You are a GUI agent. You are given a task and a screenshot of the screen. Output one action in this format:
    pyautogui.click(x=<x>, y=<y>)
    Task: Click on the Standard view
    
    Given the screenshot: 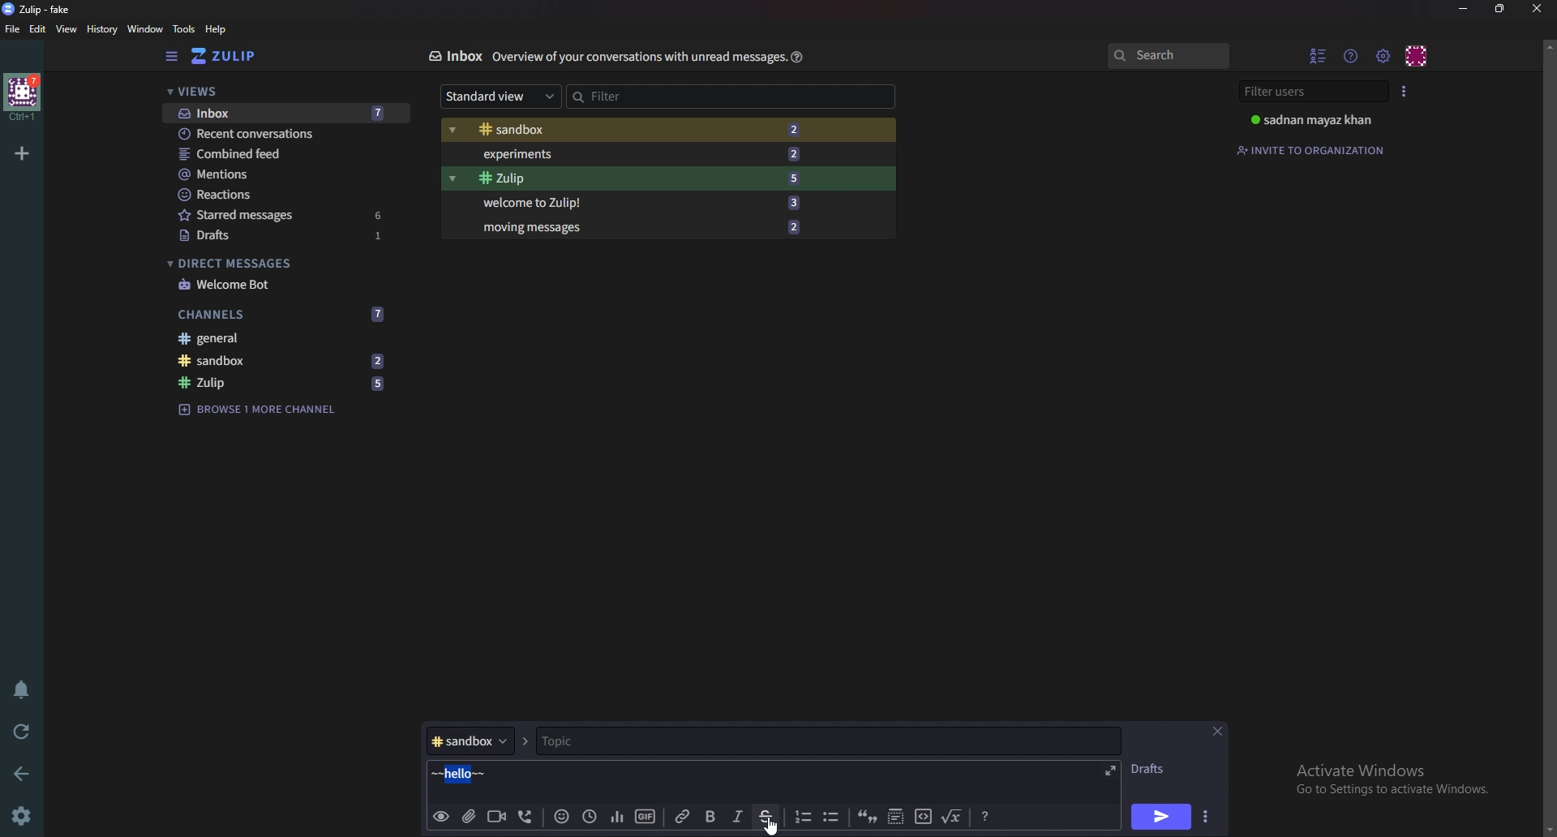 What is the action you would take?
    pyautogui.click(x=501, y=96)
    